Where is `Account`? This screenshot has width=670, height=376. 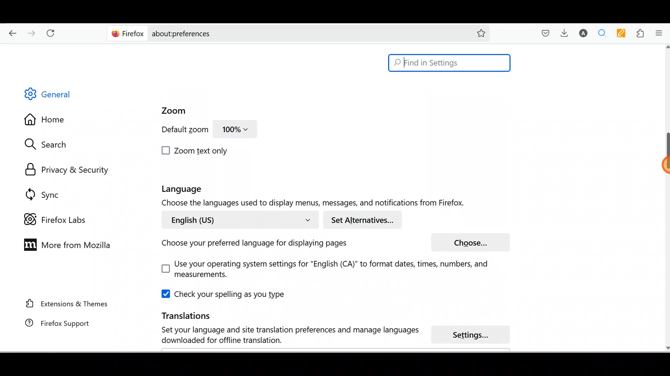 Account is located at coordinates (582, 33).